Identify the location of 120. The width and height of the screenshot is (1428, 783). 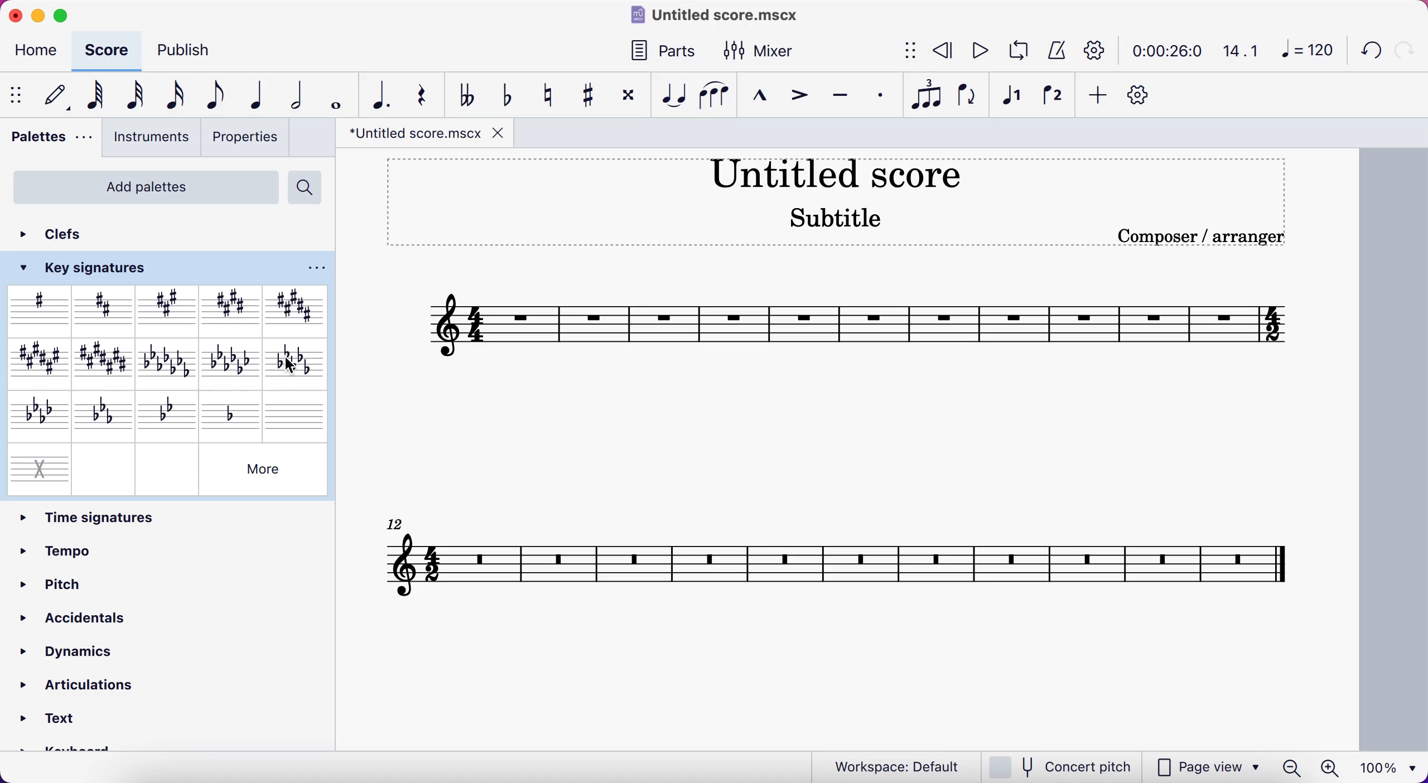
(1306, 49).